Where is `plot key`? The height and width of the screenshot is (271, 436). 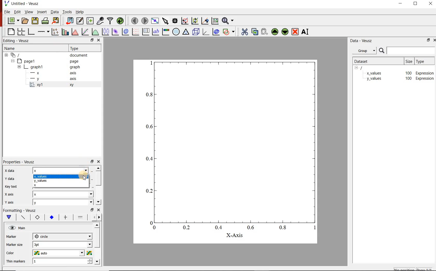
plot key is located at coordinates (146, 31).